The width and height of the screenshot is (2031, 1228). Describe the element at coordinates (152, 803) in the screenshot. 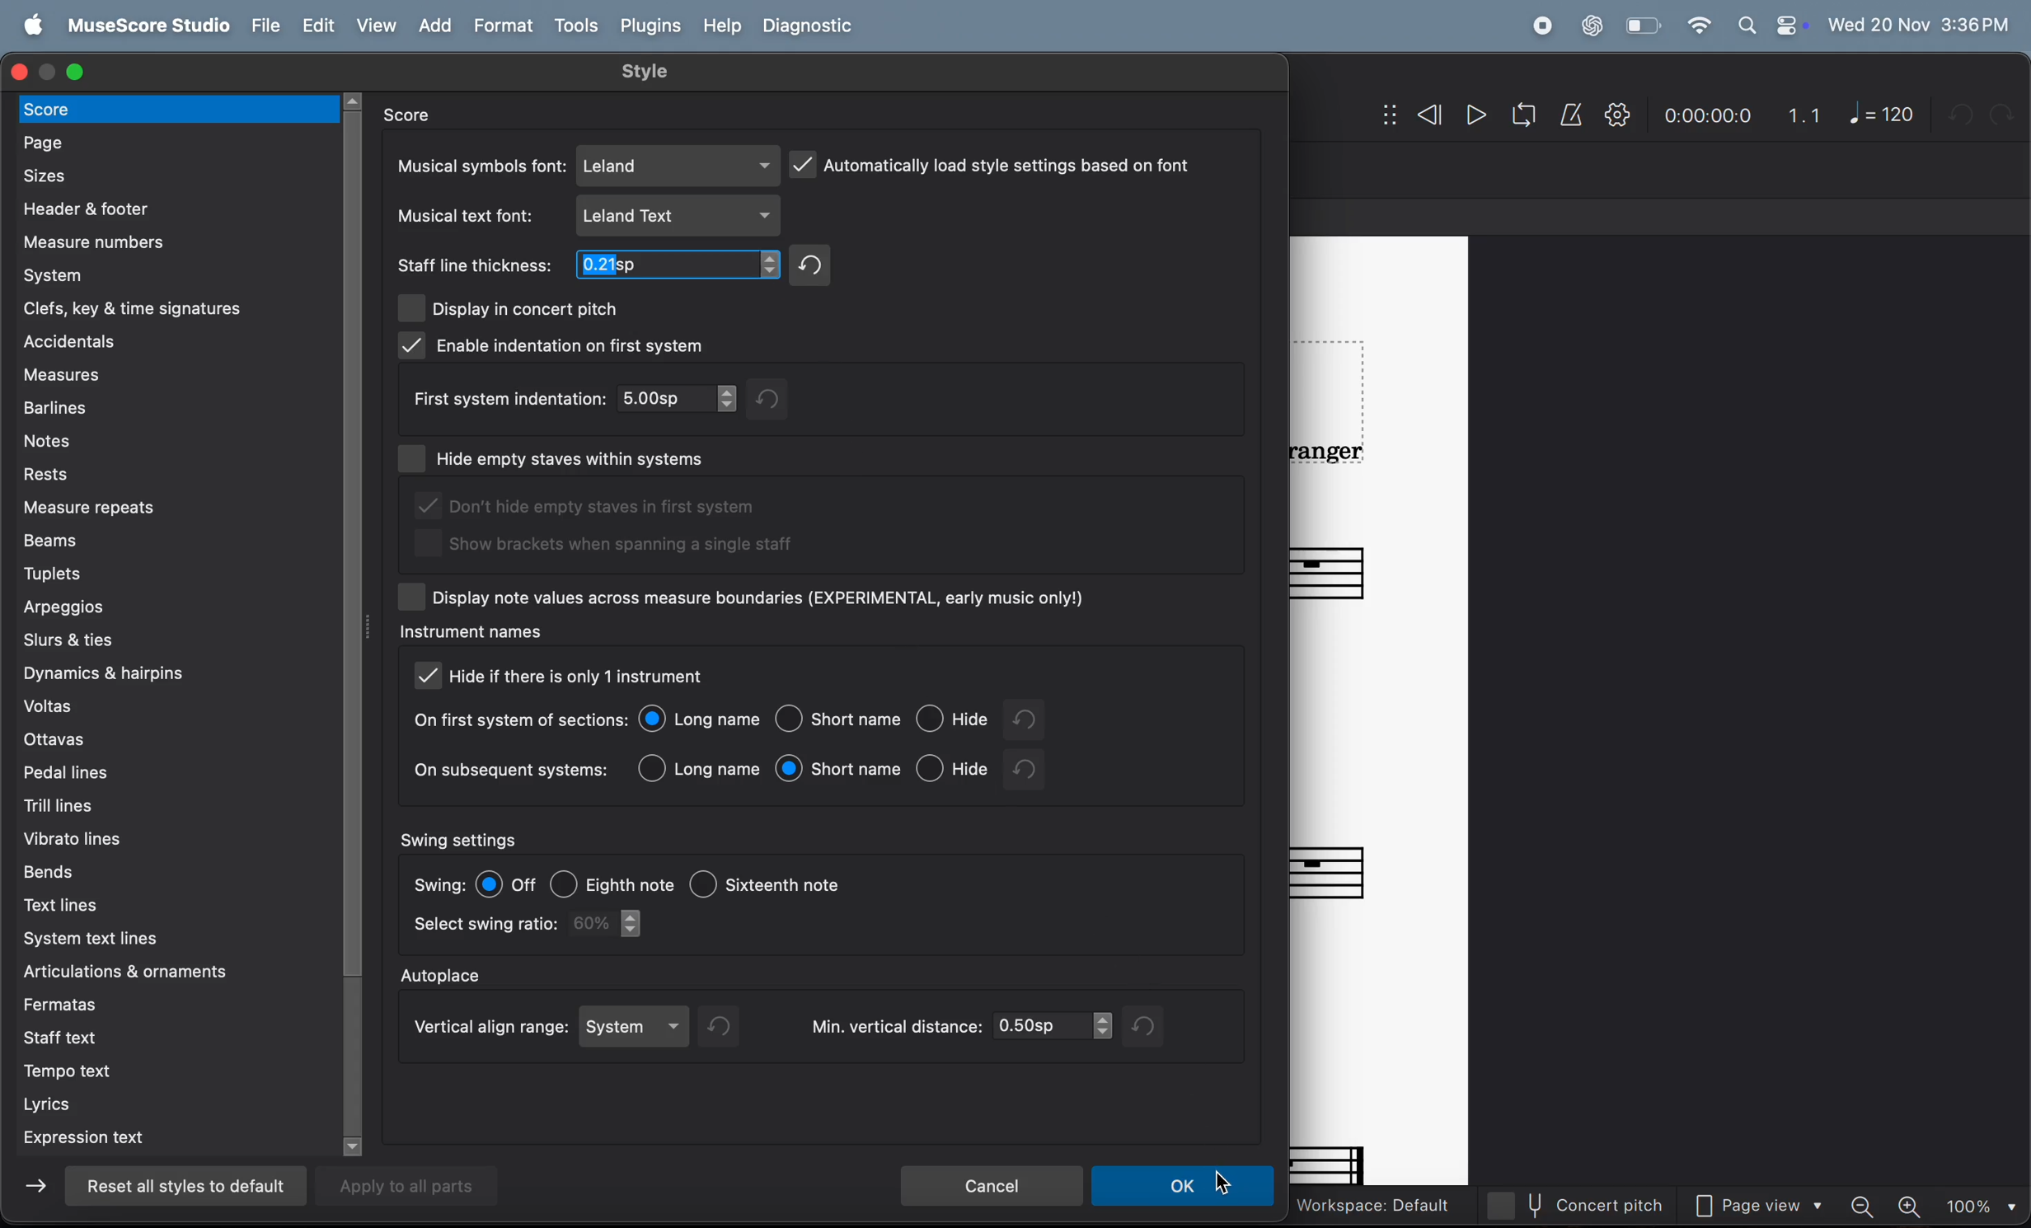

I see `trill lines` at that location.